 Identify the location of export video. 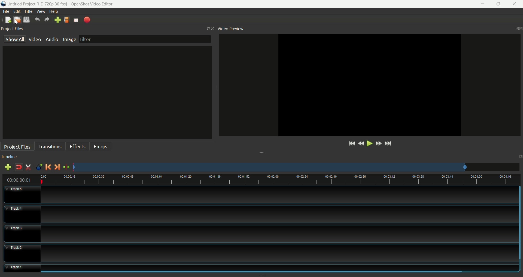
(87, 20).